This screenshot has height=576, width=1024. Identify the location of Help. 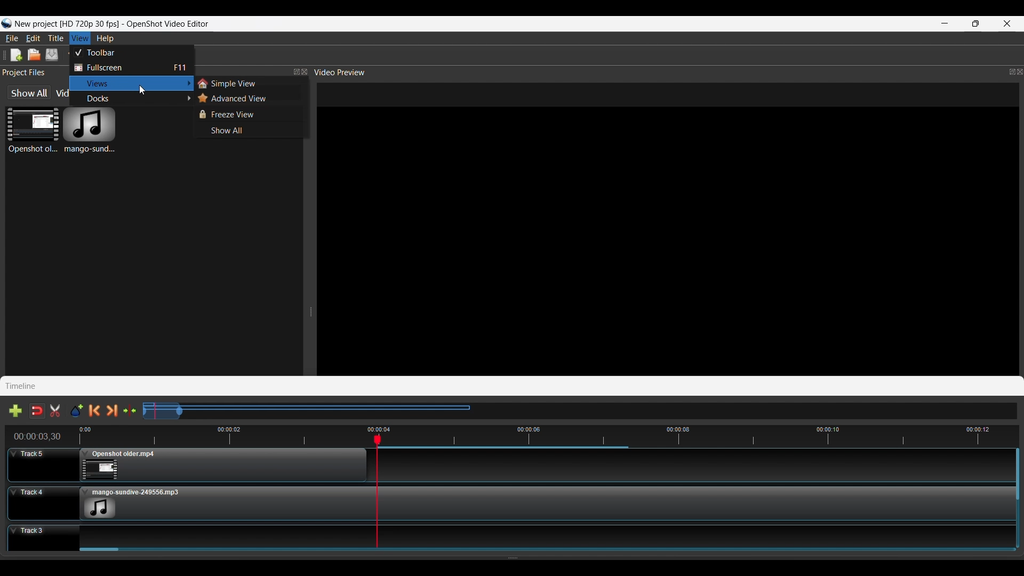
(106, 38).